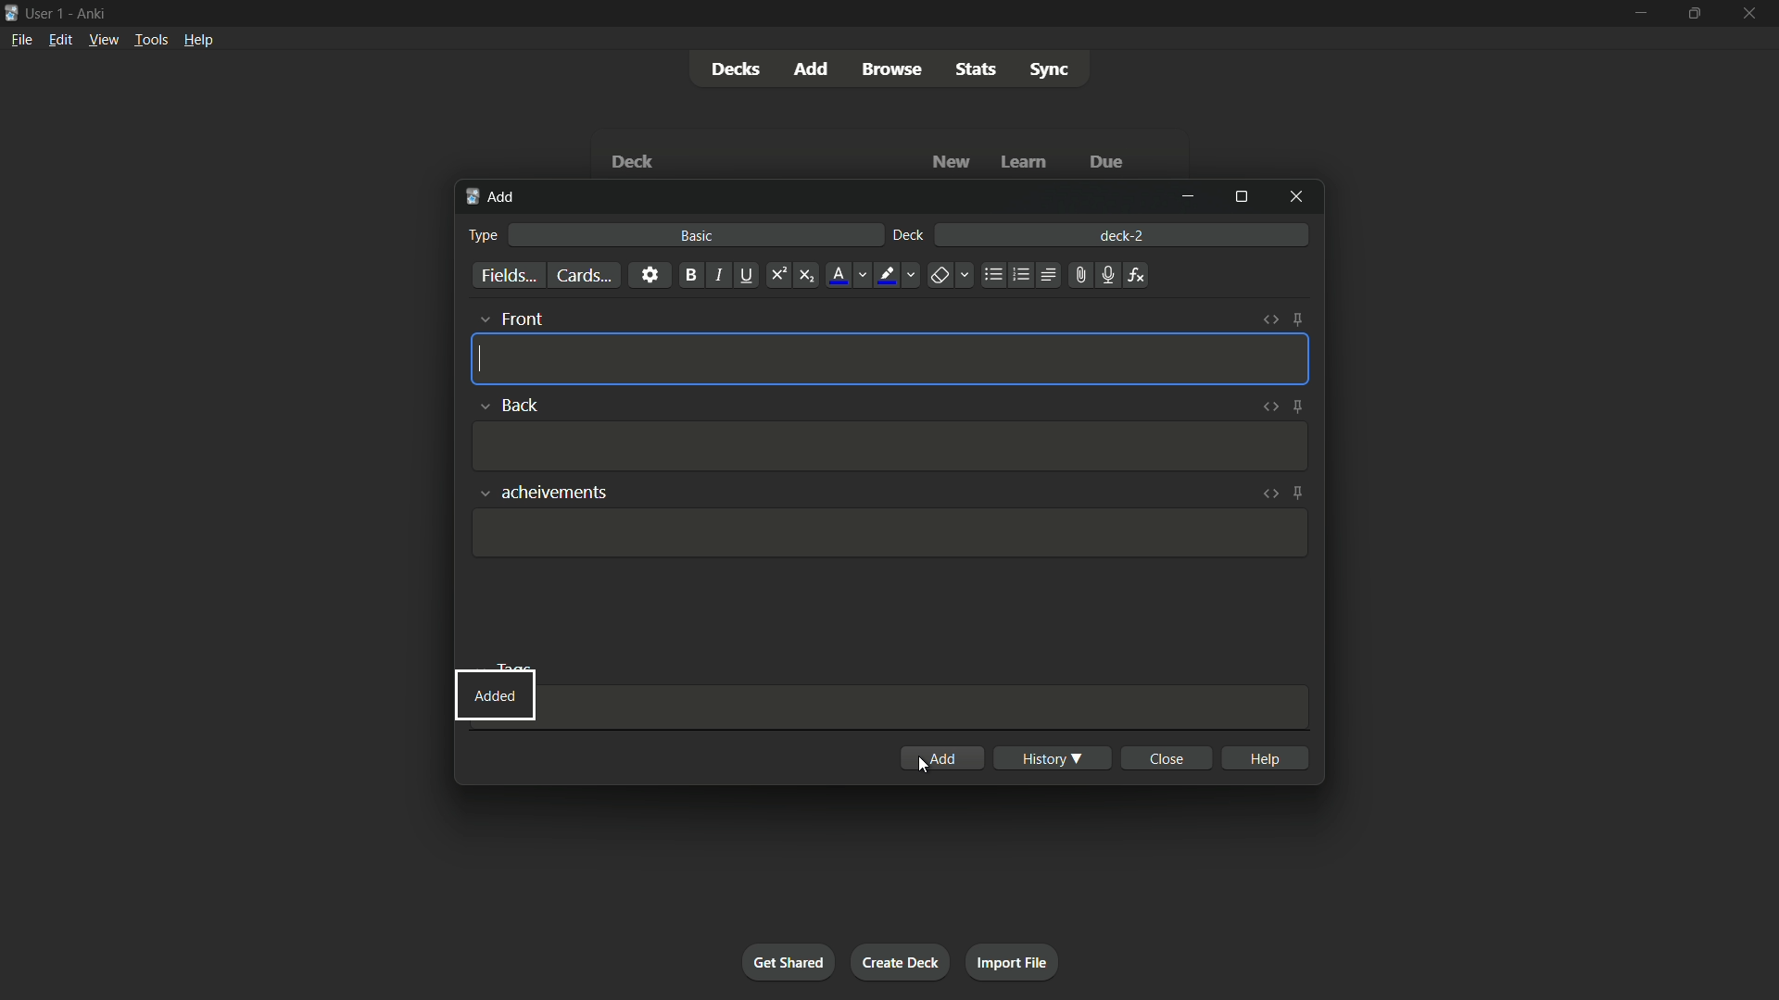 The image size is (1779, 1000). What do you see at coordinates (1107, 275) in the screenshot?
I see `record audio` at bounding box center [1107, 275].